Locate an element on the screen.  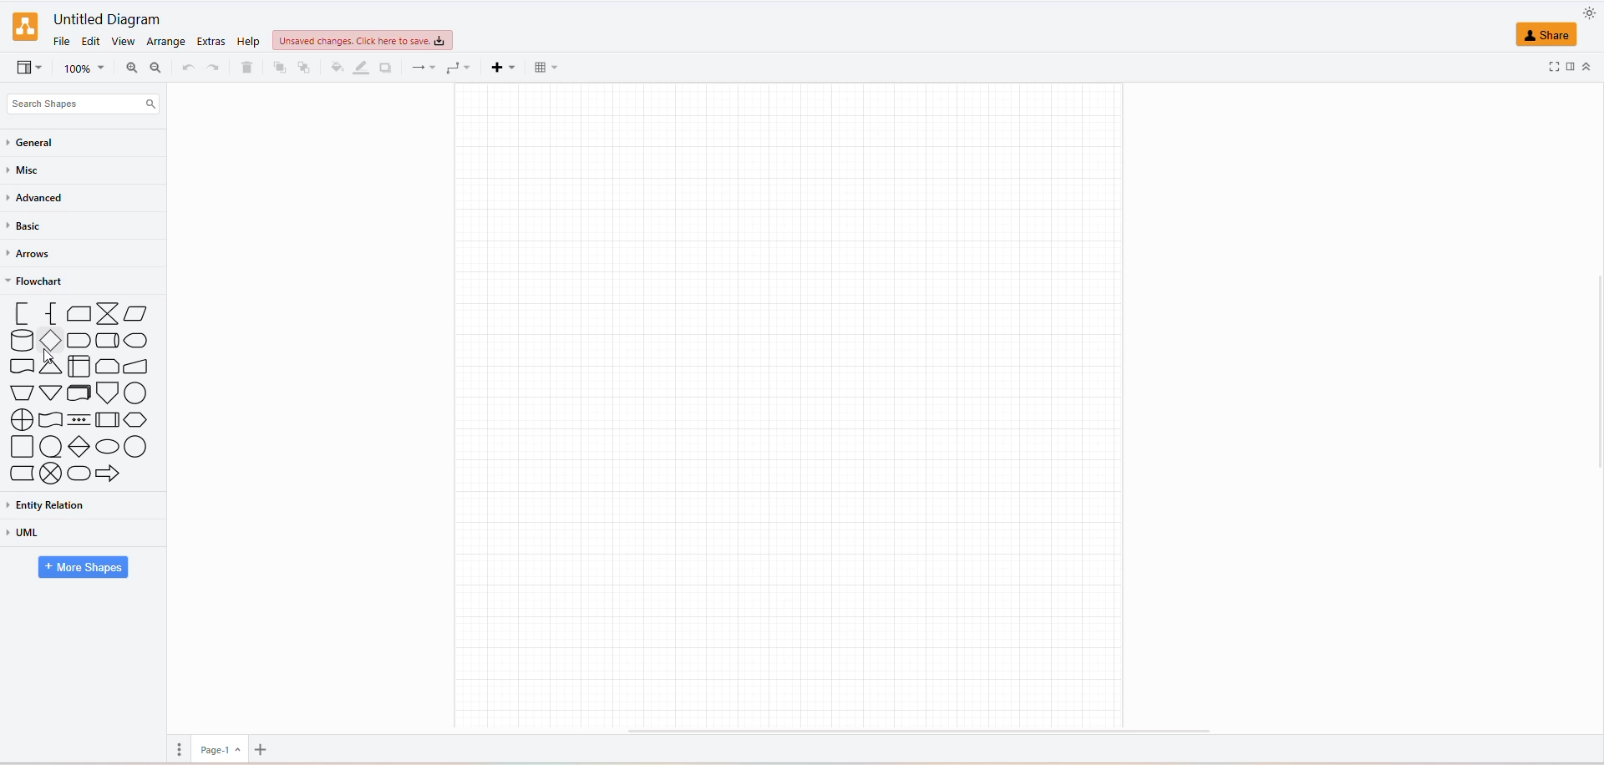
FORMAT is located at coordinates (1568, 66).